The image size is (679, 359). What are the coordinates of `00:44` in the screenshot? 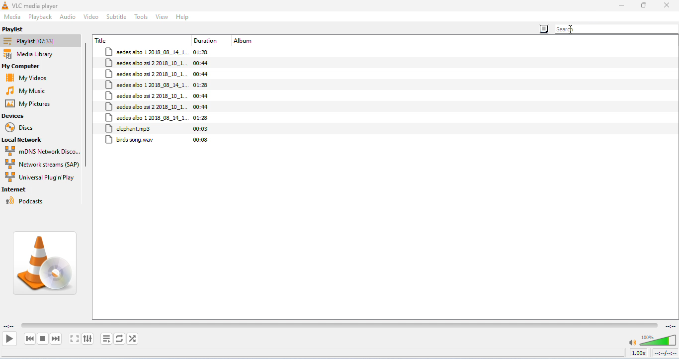 It's located at (200, 75).